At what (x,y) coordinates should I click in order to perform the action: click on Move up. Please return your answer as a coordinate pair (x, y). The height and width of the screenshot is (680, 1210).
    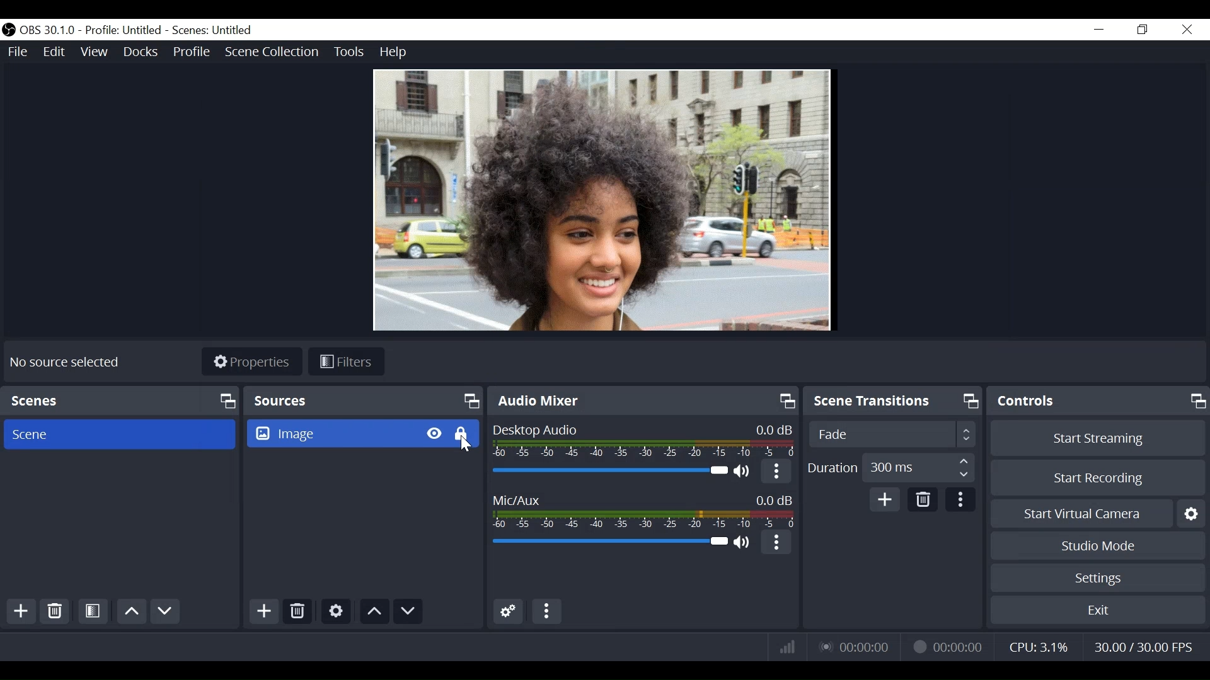
    Looking at the image, I should click on (375, 613).